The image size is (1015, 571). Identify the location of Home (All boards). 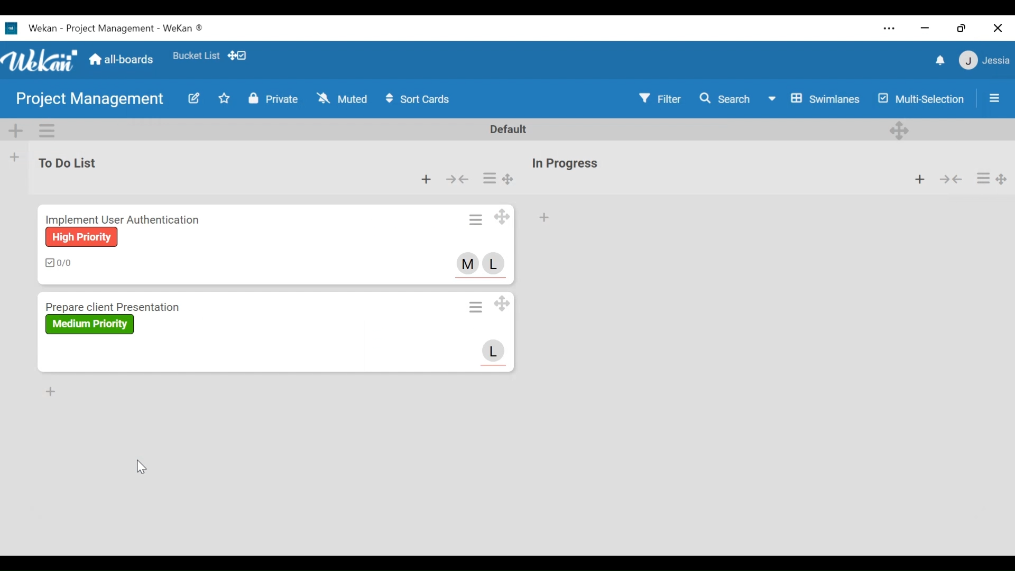
(123, 59).